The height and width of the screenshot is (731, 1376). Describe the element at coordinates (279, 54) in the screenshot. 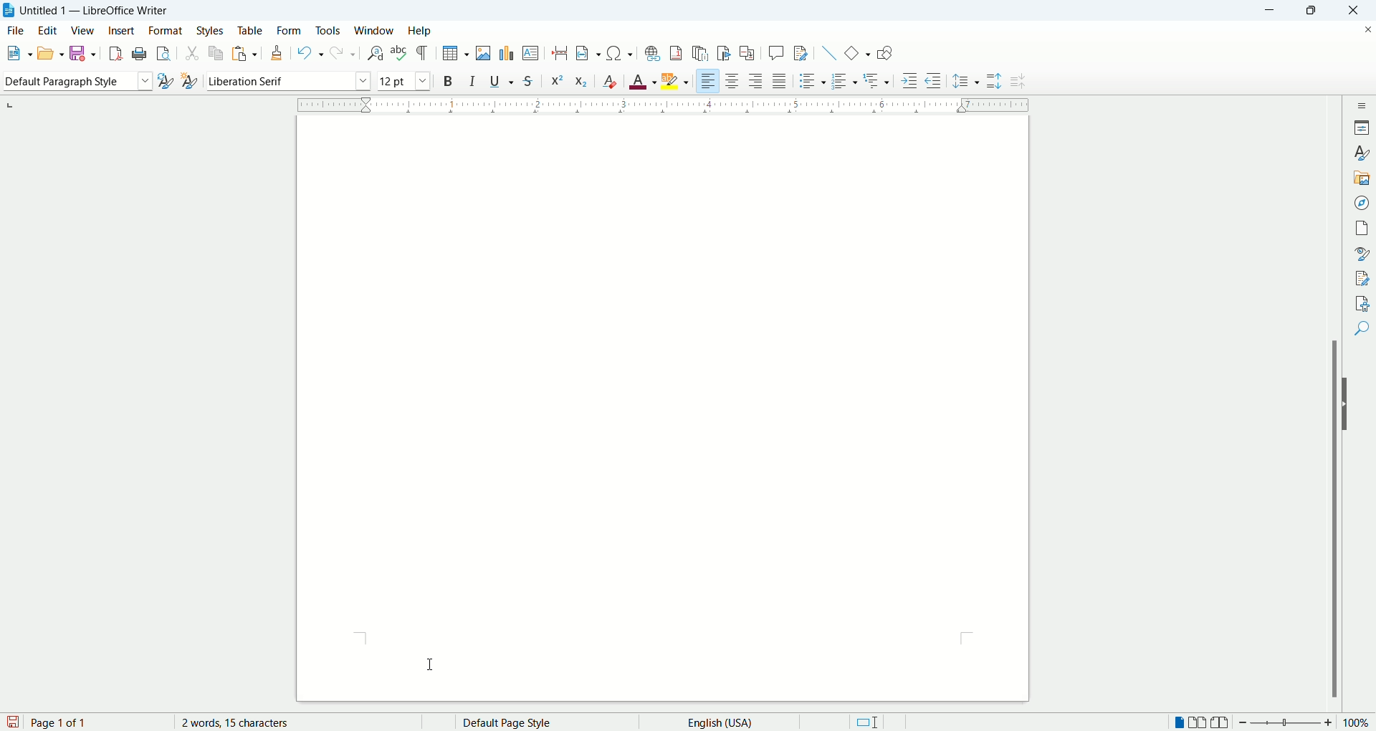

I see `clone formatting` at that location.